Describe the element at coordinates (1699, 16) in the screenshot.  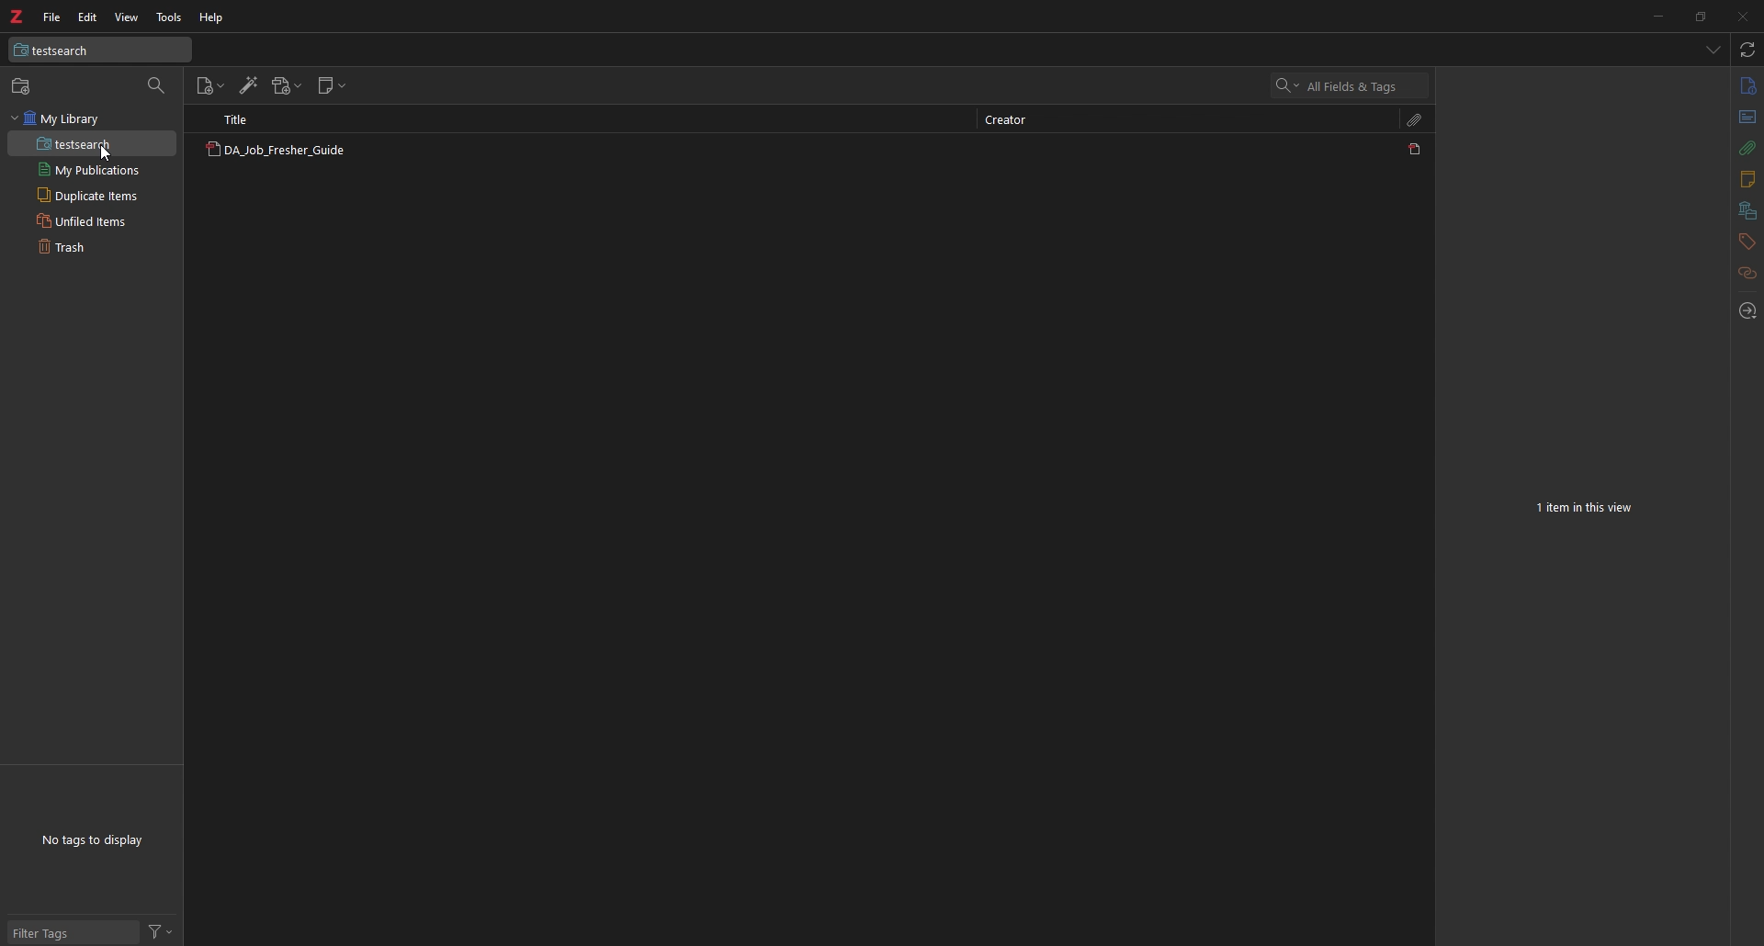
I see `resize` at that location.